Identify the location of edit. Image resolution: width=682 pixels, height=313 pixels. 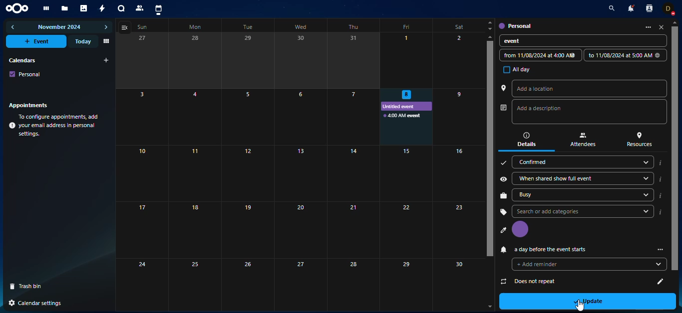
(656, 265).